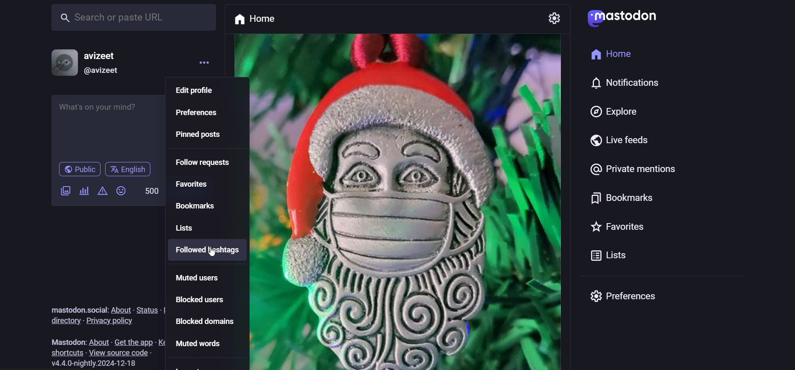 The width and height of the screenshot is (795, 370). I want to click on menu, so click(199, 62).